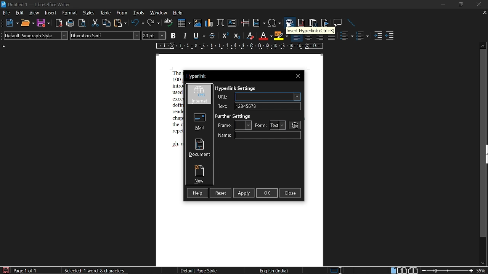  Describe the element at coordinates (337, 22) in the screenshot. I see `insert comment` at that location.